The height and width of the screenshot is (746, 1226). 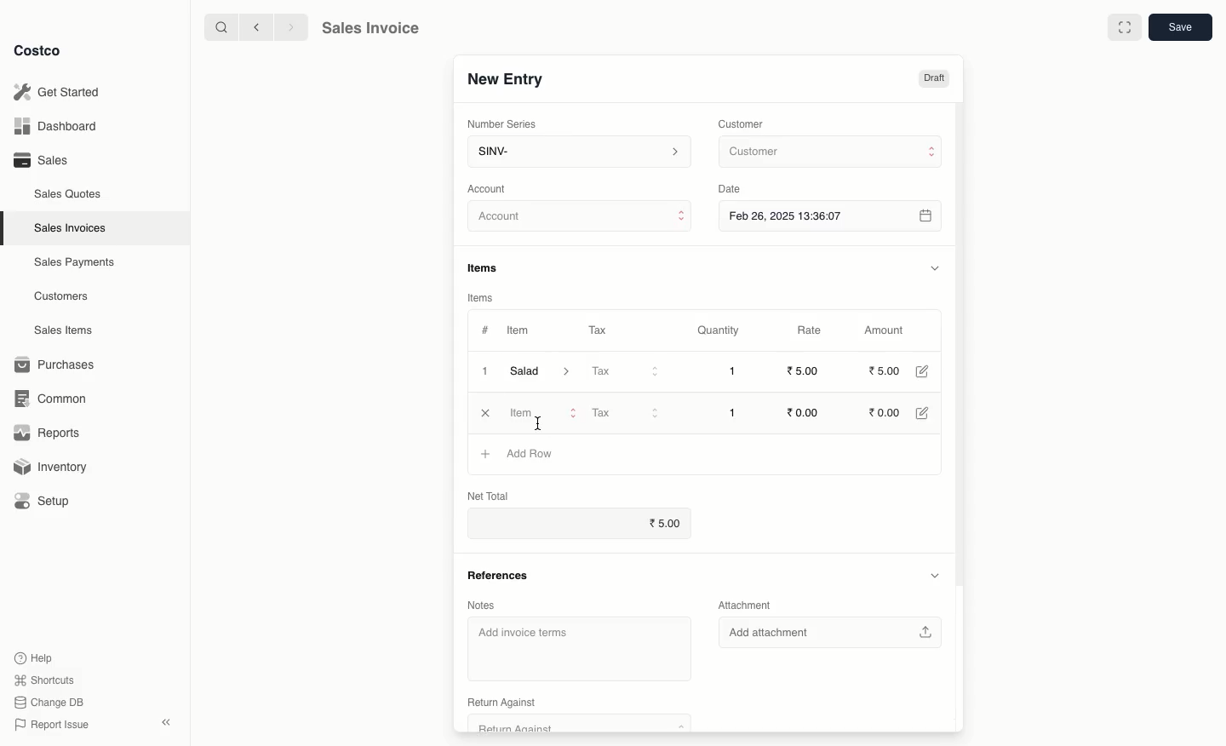 I want to click on Quantity, so click(x=717, y=331).